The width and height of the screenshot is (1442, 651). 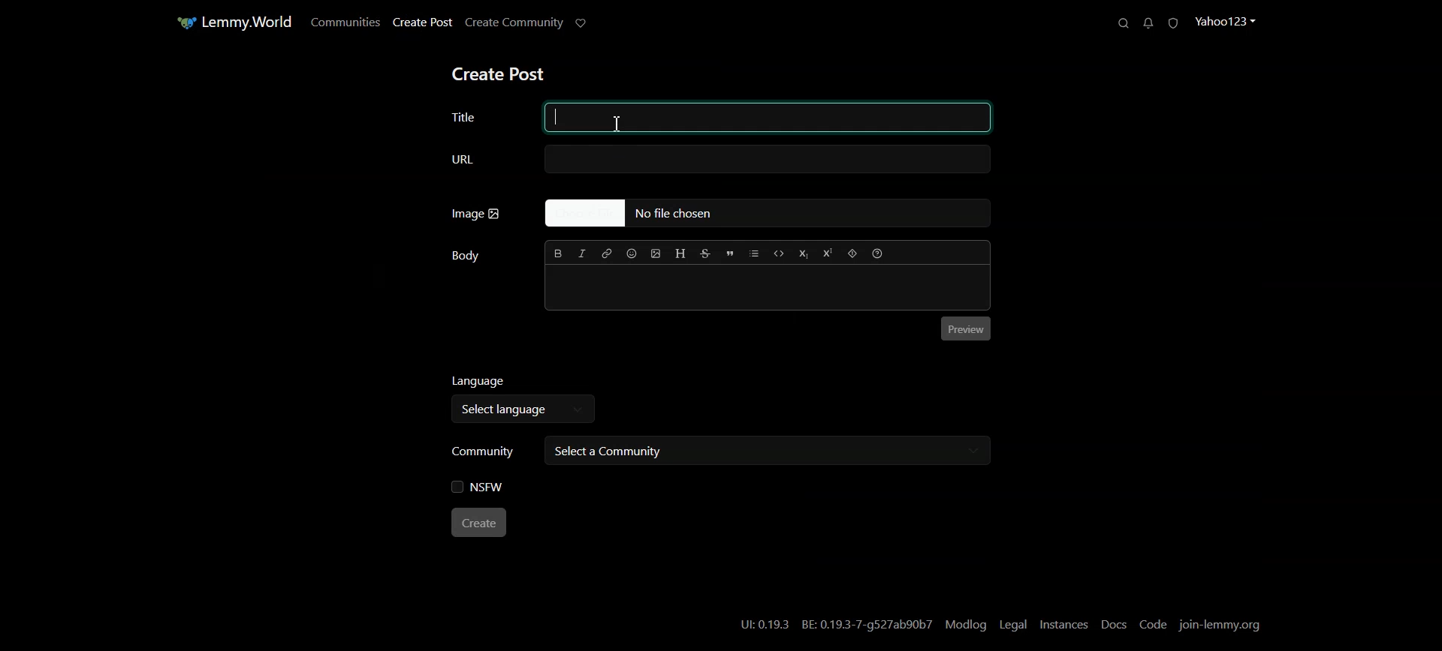 What do you see at coordinates (1222, 624) in the screenshot?
I see `Join-lemmy.org` at bounding box center [1222, 624].